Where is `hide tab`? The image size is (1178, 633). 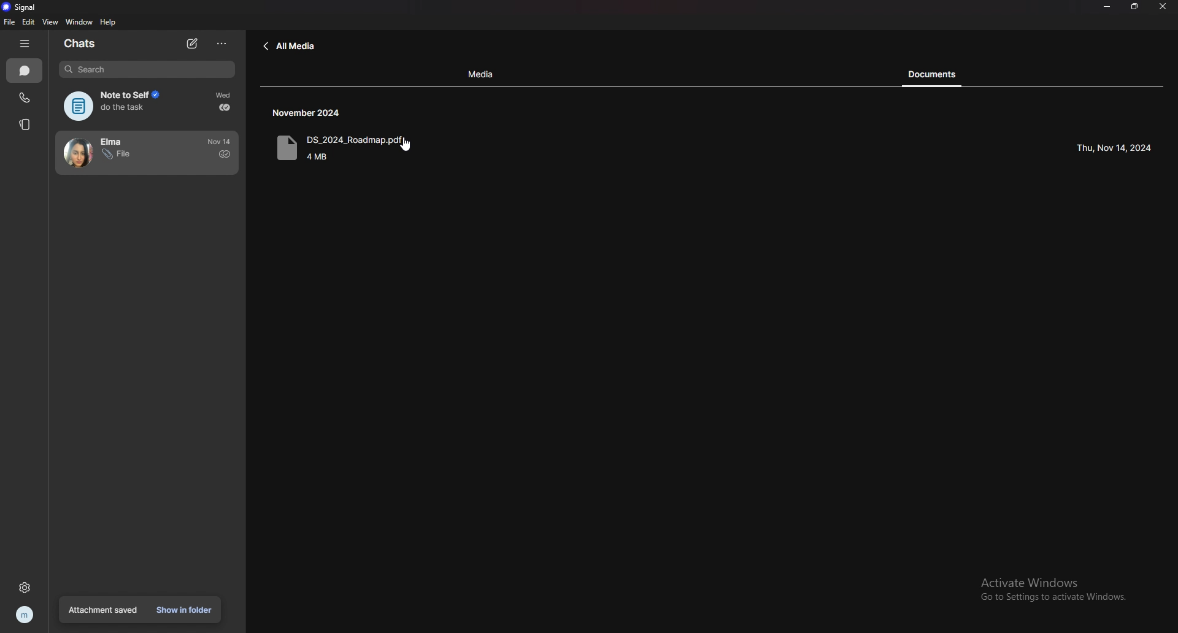 hide tab is located at coordinates (23, 44).